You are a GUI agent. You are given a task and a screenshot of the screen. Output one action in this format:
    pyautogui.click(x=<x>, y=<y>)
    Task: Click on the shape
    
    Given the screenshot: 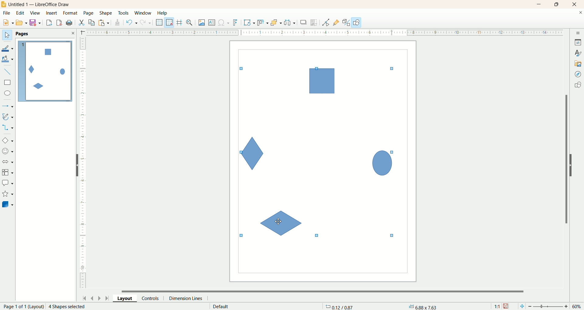 What is the action you would take?
    pyautogui.click(x=106, y=13)
    